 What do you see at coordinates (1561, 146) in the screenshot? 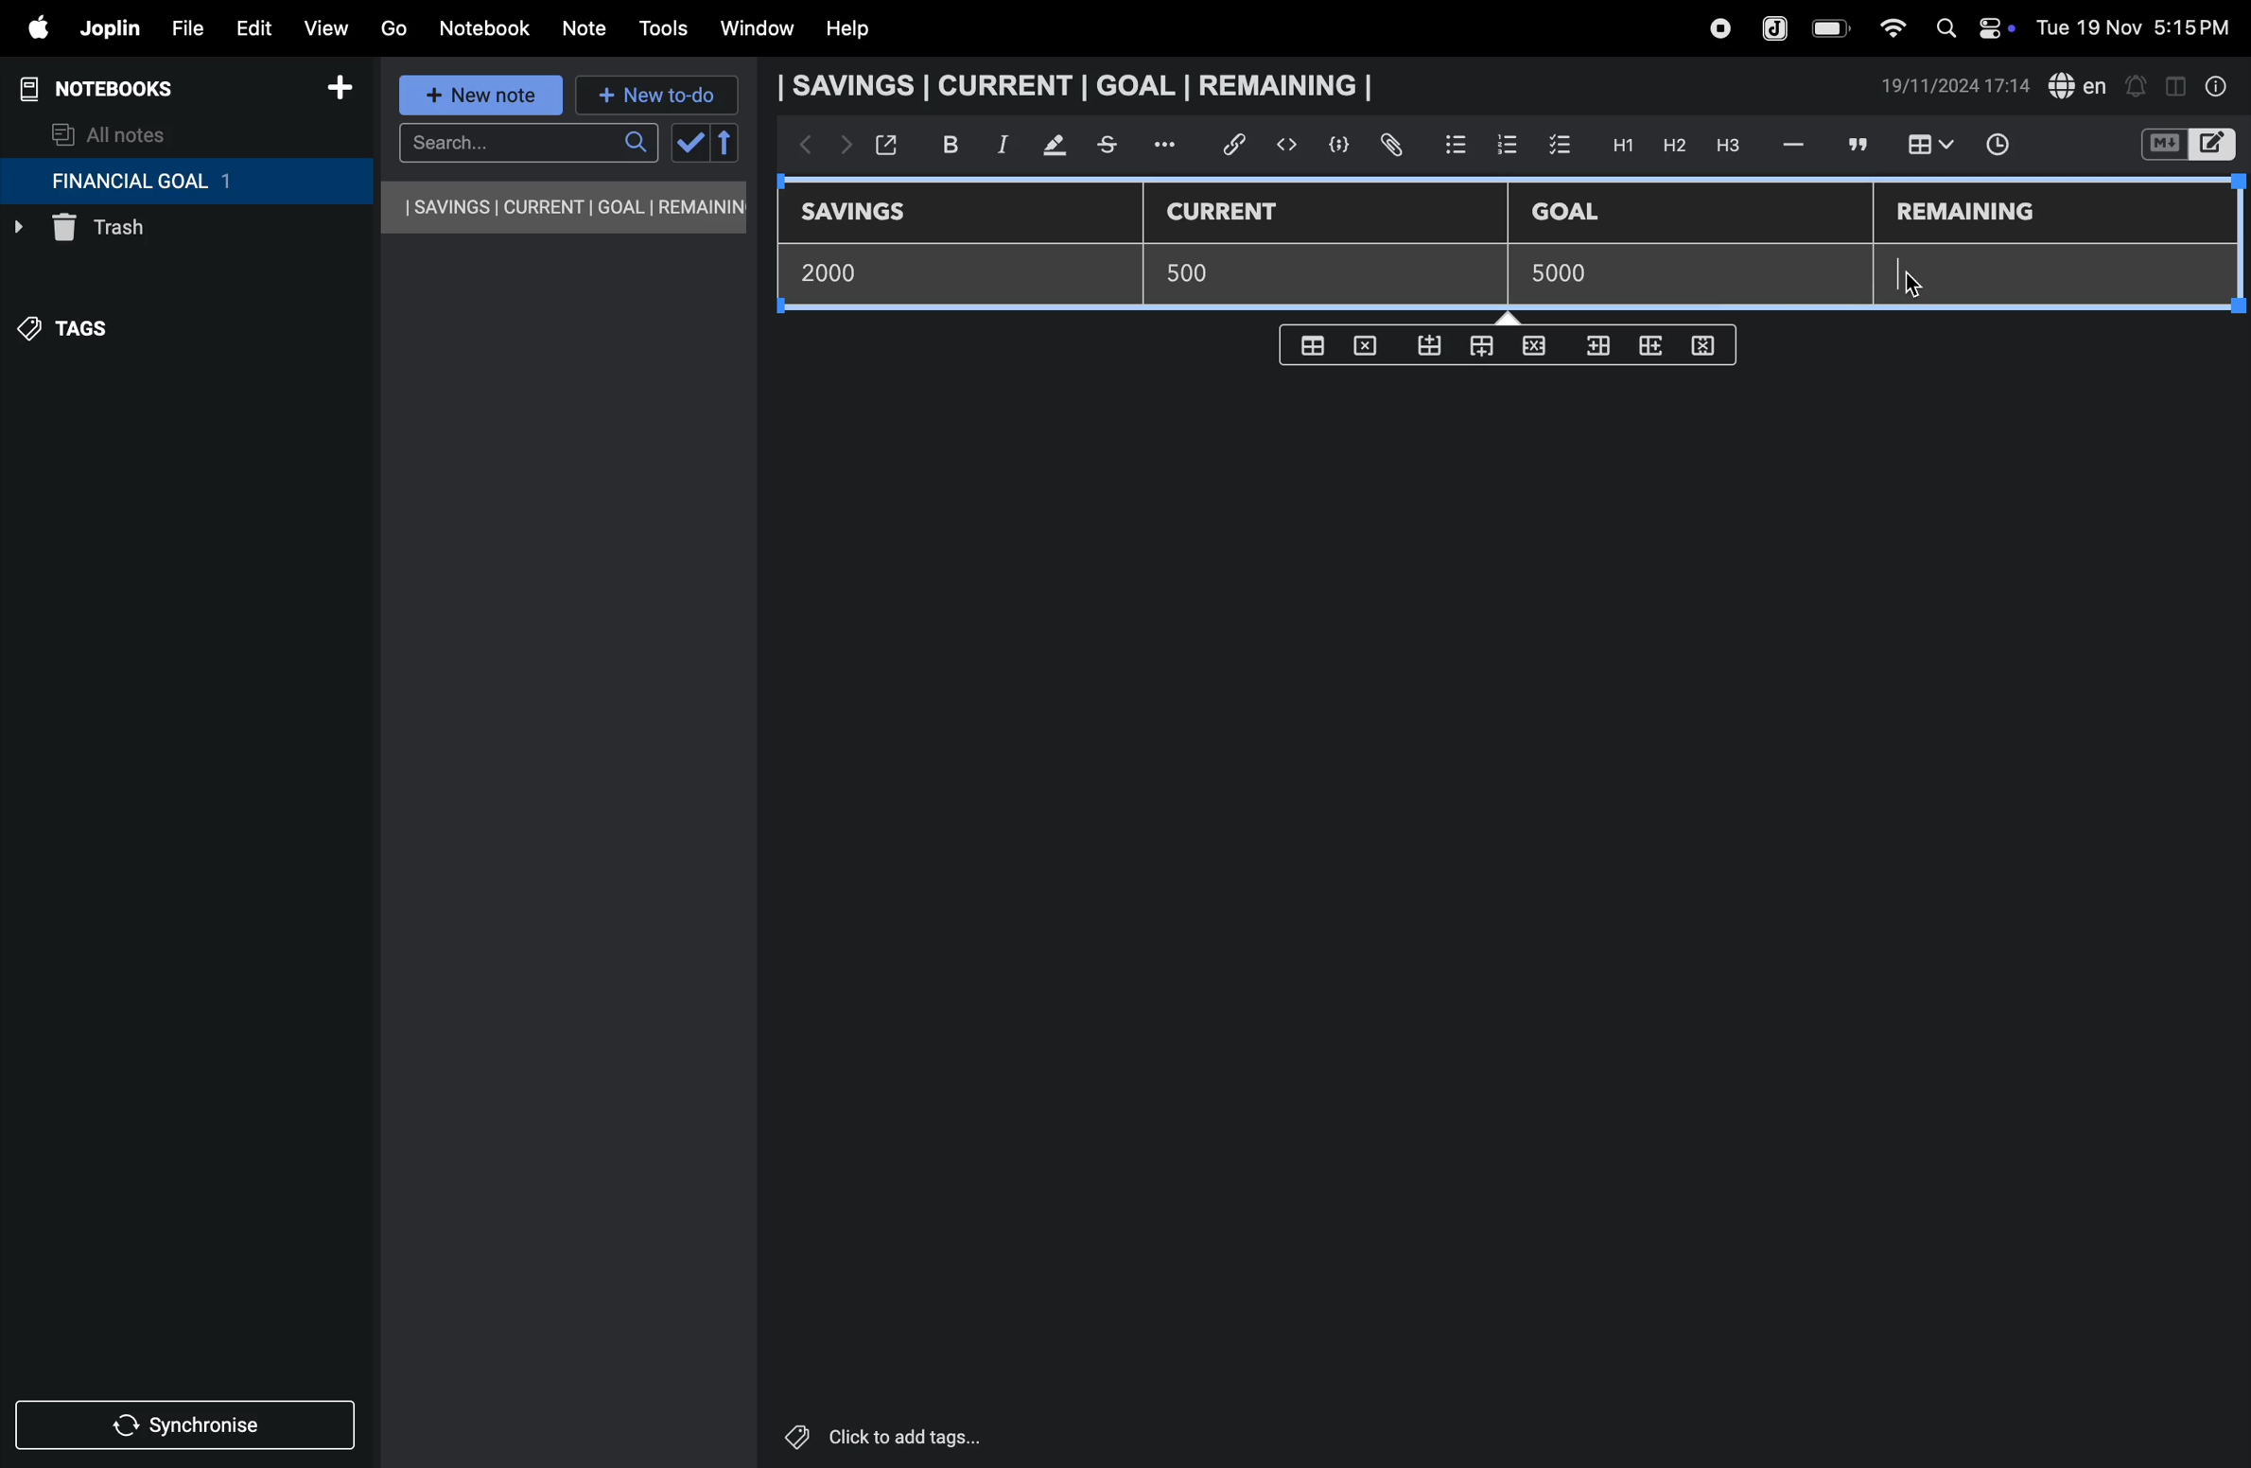
I see `check box` at bounding box center [1561, 146].